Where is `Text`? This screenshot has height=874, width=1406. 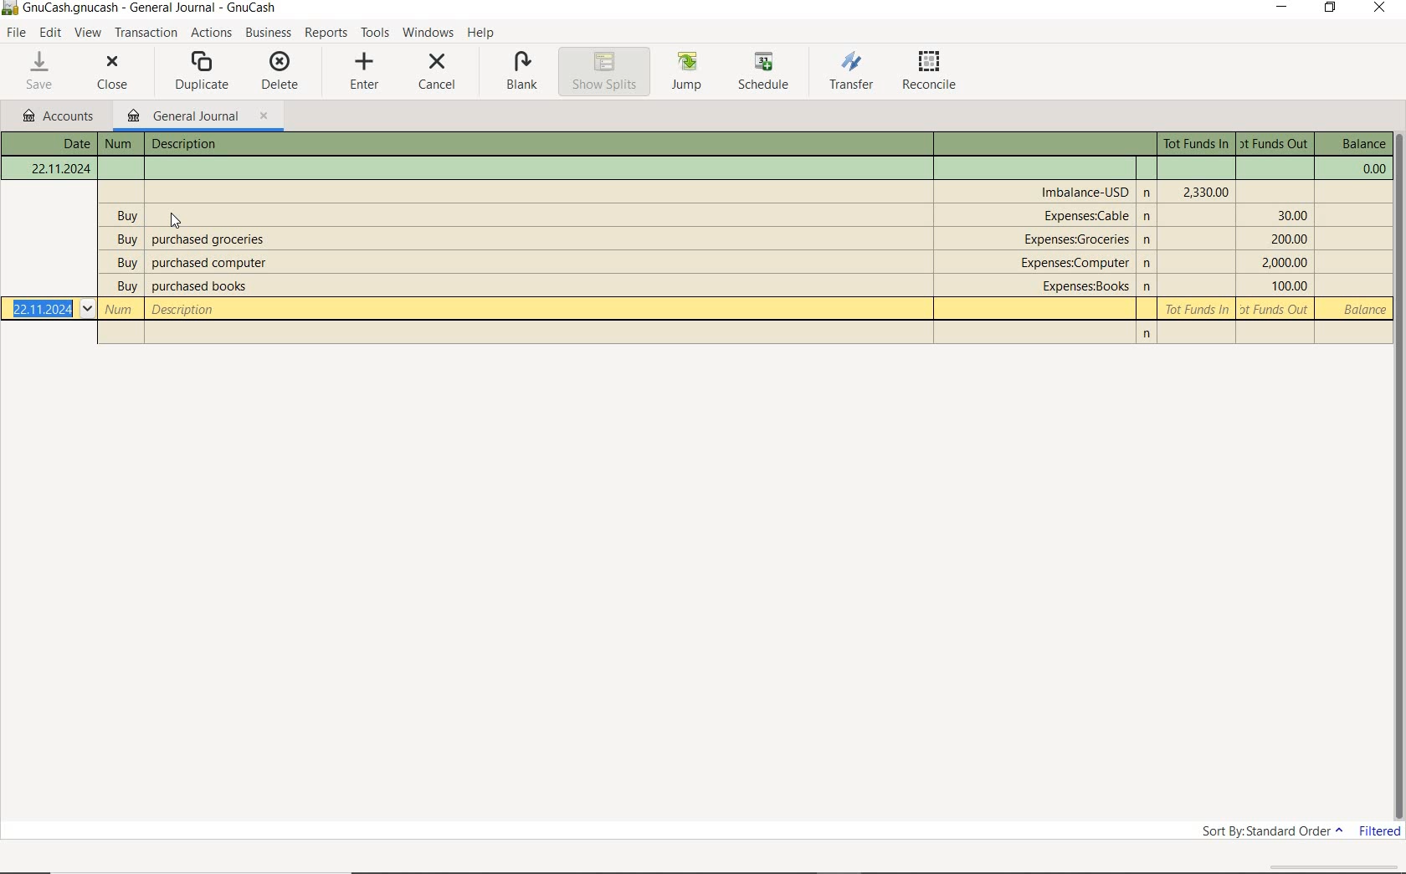 Text is located at coordinates (705, 261).